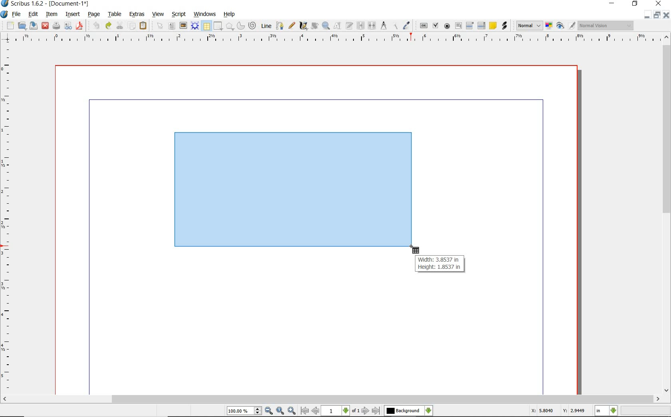 This screenshot has height=417, width=671. I want to click on help, so click(229, 14).